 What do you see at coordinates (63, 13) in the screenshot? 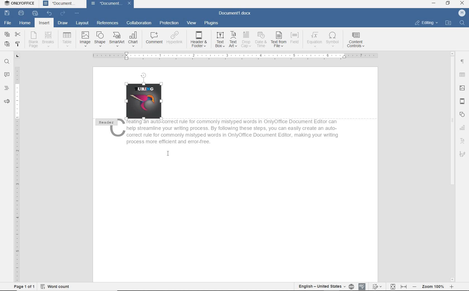
I see `REDO` at bounding box center [63, 13].